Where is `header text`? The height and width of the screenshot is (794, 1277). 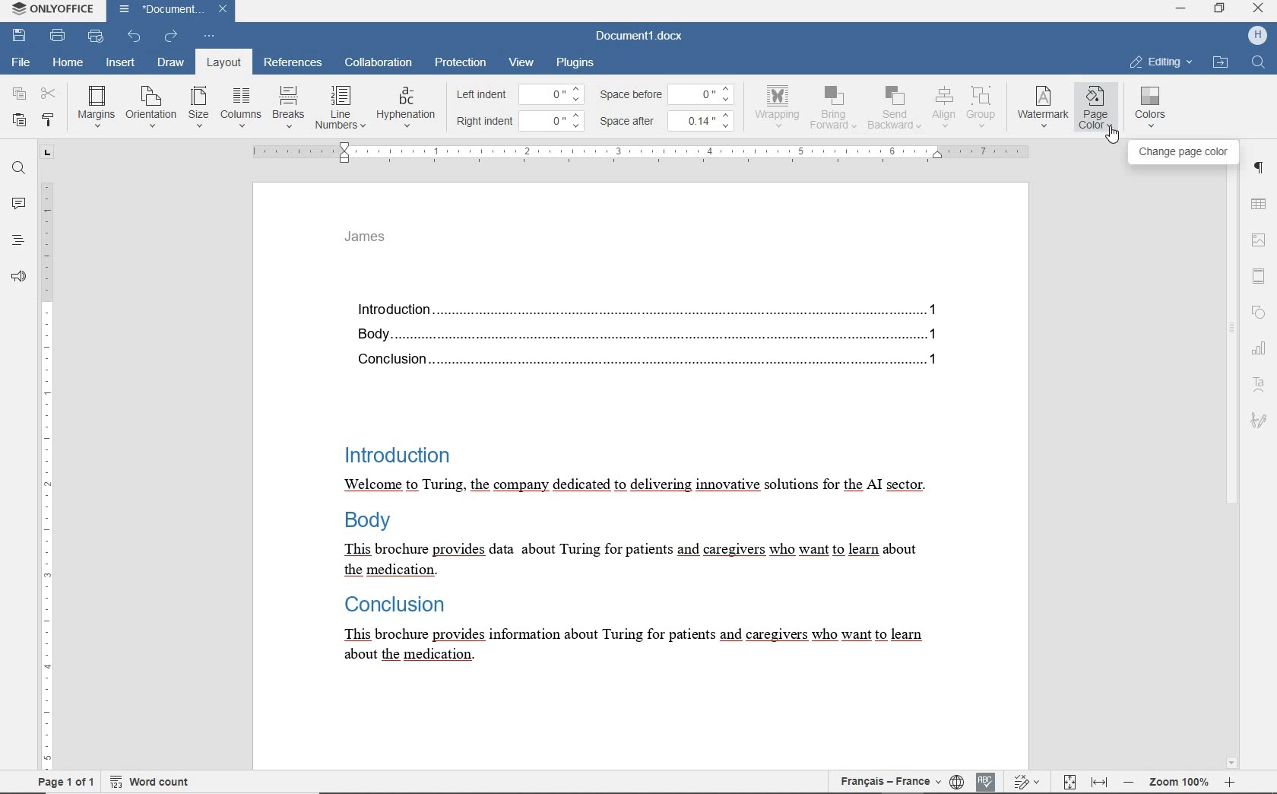
header text is located at coordinates (381, 237).